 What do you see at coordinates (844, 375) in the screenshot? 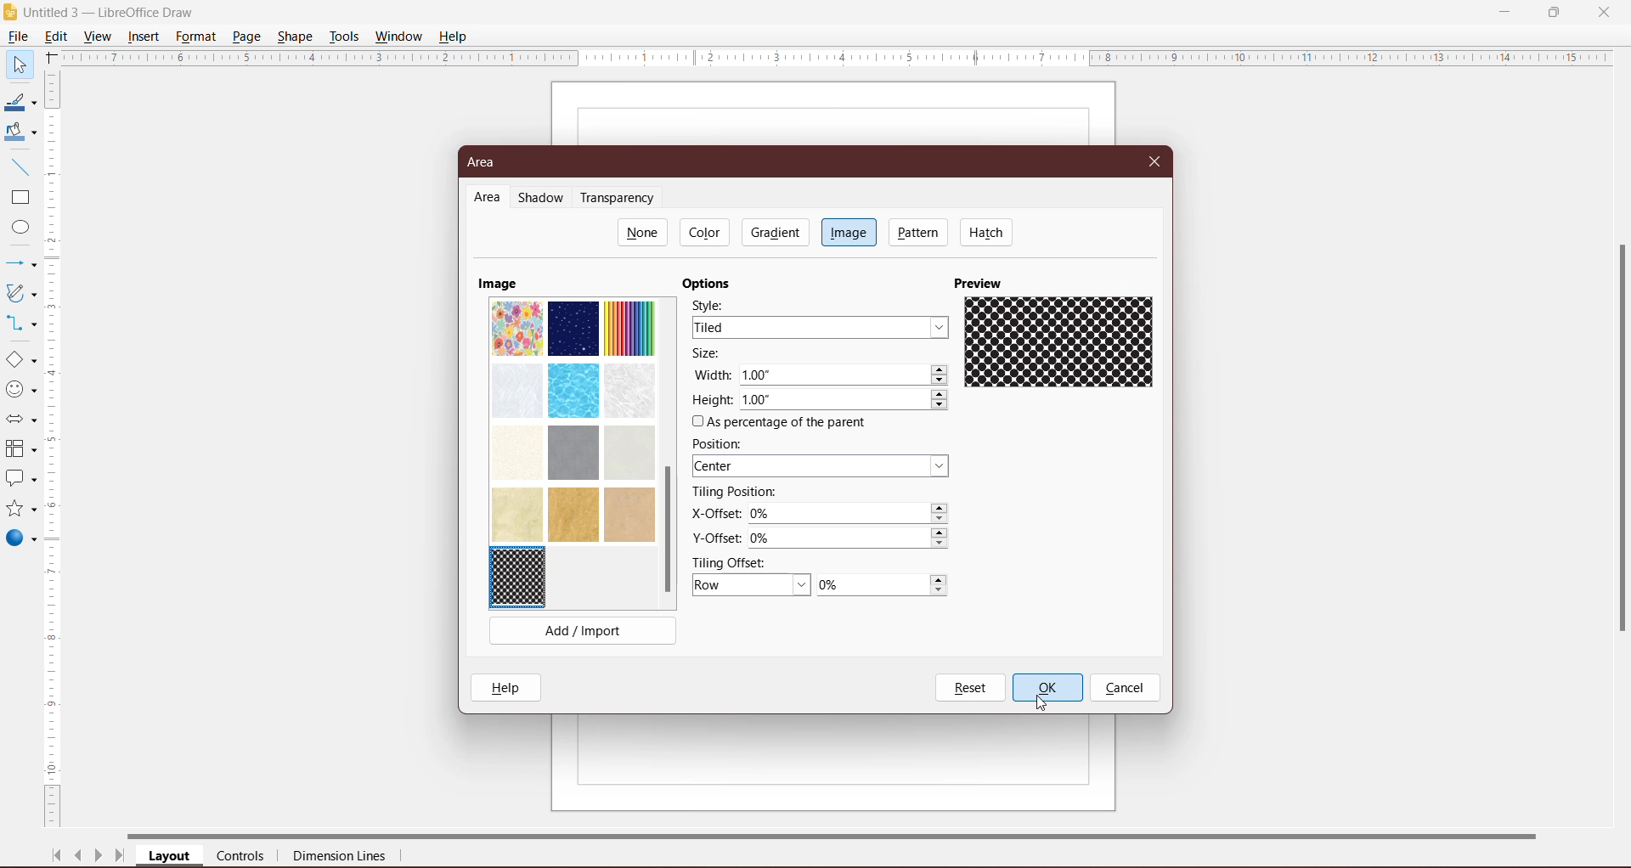
I see `Select required width` at bounding box center [844, 375].